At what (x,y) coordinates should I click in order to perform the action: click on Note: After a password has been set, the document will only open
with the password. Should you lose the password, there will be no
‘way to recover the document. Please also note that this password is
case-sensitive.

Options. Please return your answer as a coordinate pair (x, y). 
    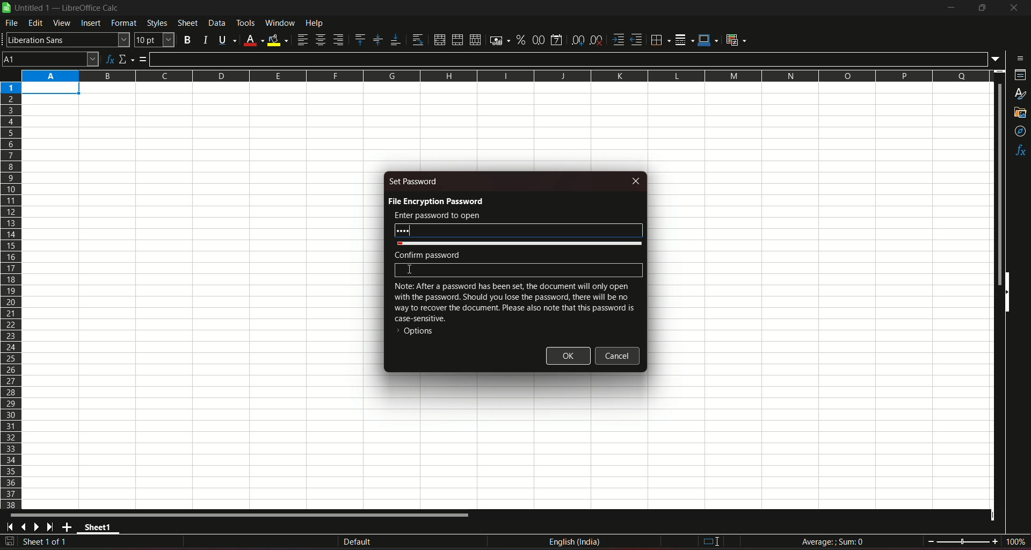
    Looking at the image, I should click on (513, 312).